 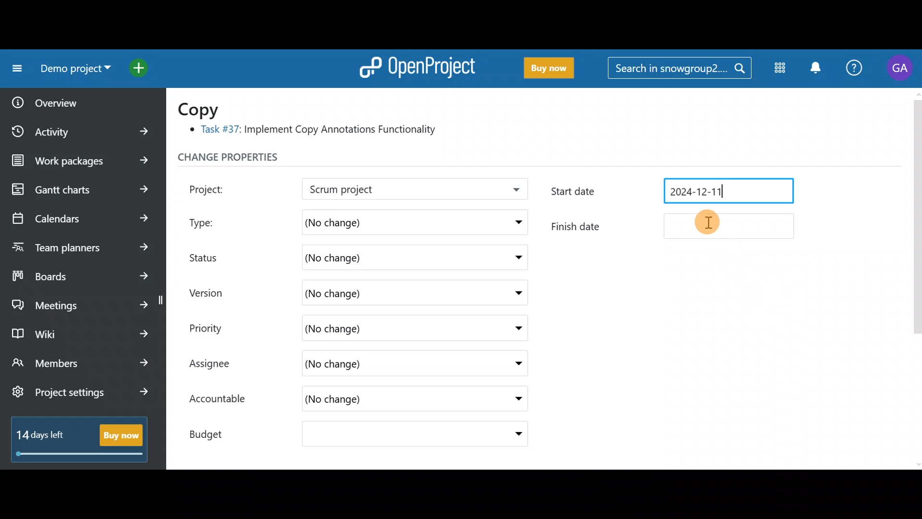 I want to click on Version drop down, so click(x=514, y=292).